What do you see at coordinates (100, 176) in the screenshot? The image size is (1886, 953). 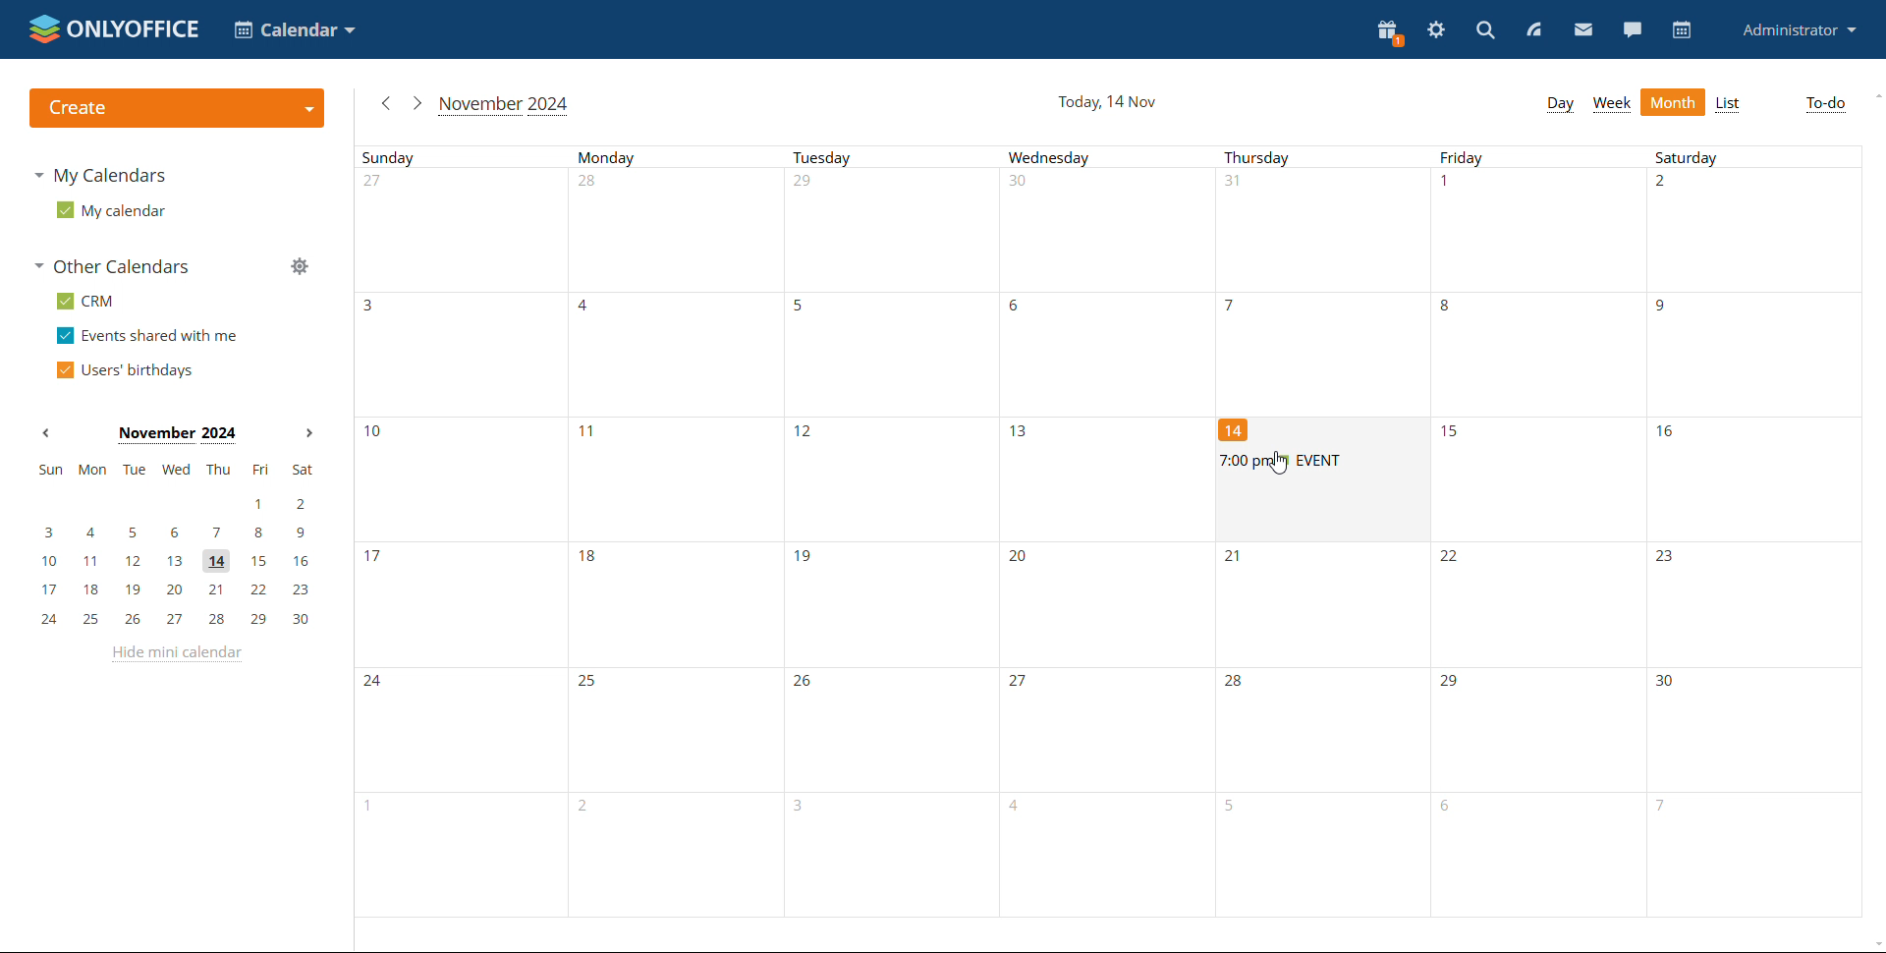 I see `my calendars` at bounding box center [100, 176].